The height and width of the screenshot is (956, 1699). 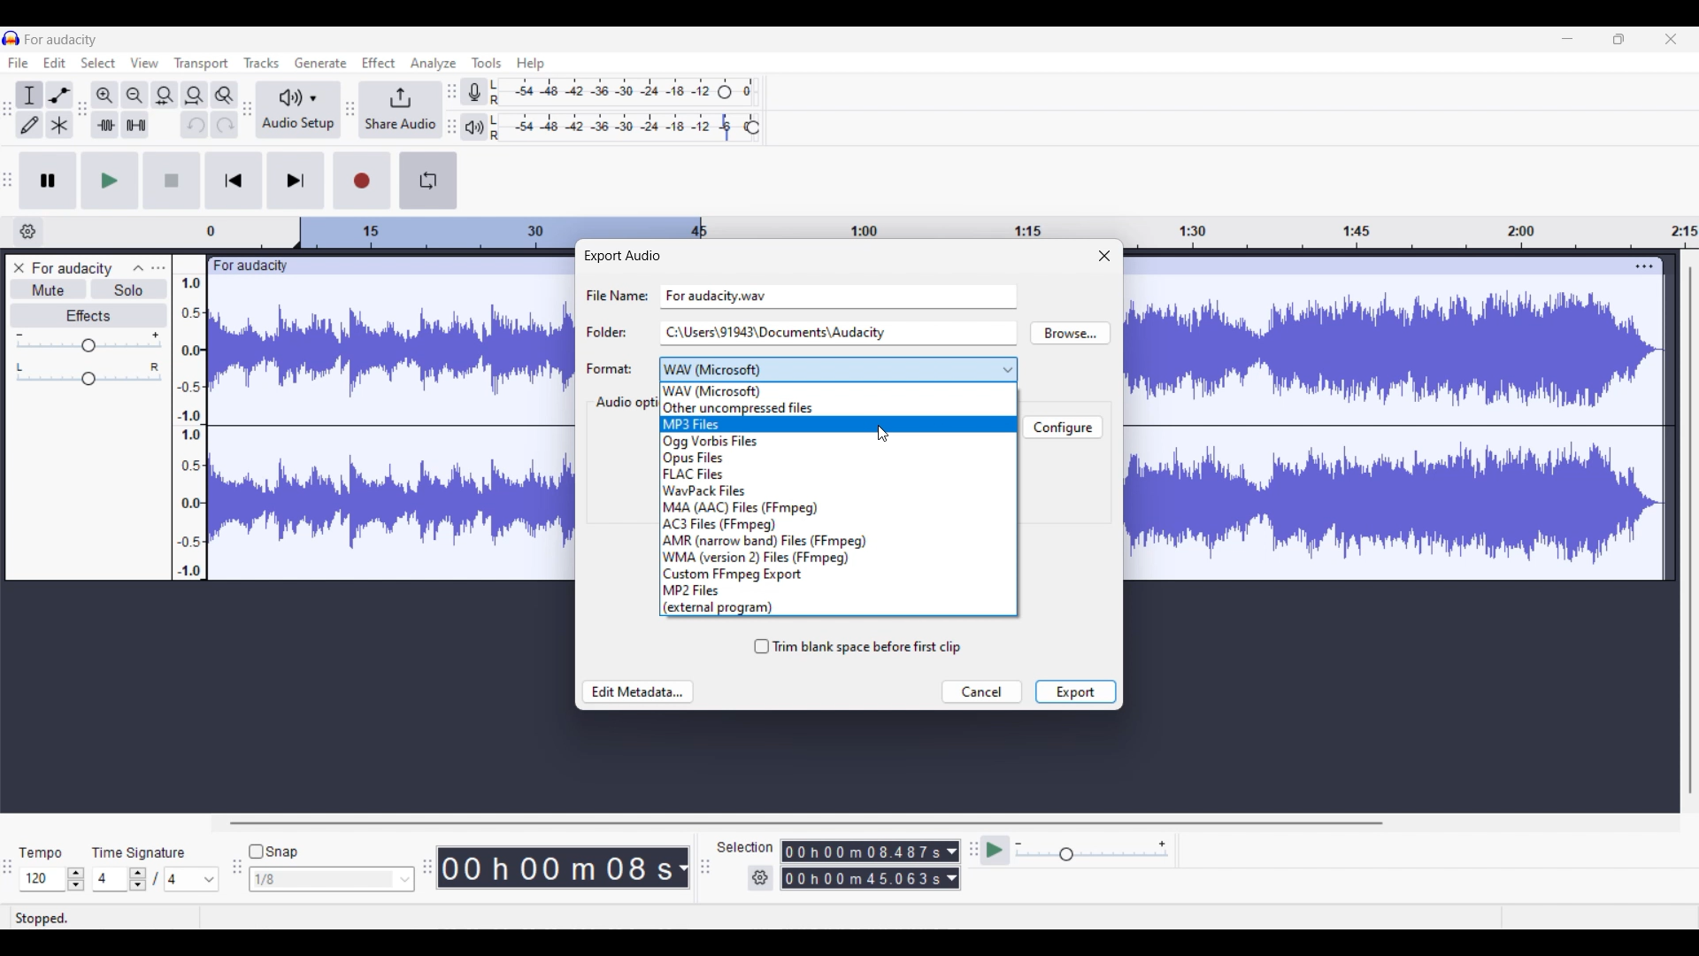 I want to click on Cancel, so click(x=981, y=692).